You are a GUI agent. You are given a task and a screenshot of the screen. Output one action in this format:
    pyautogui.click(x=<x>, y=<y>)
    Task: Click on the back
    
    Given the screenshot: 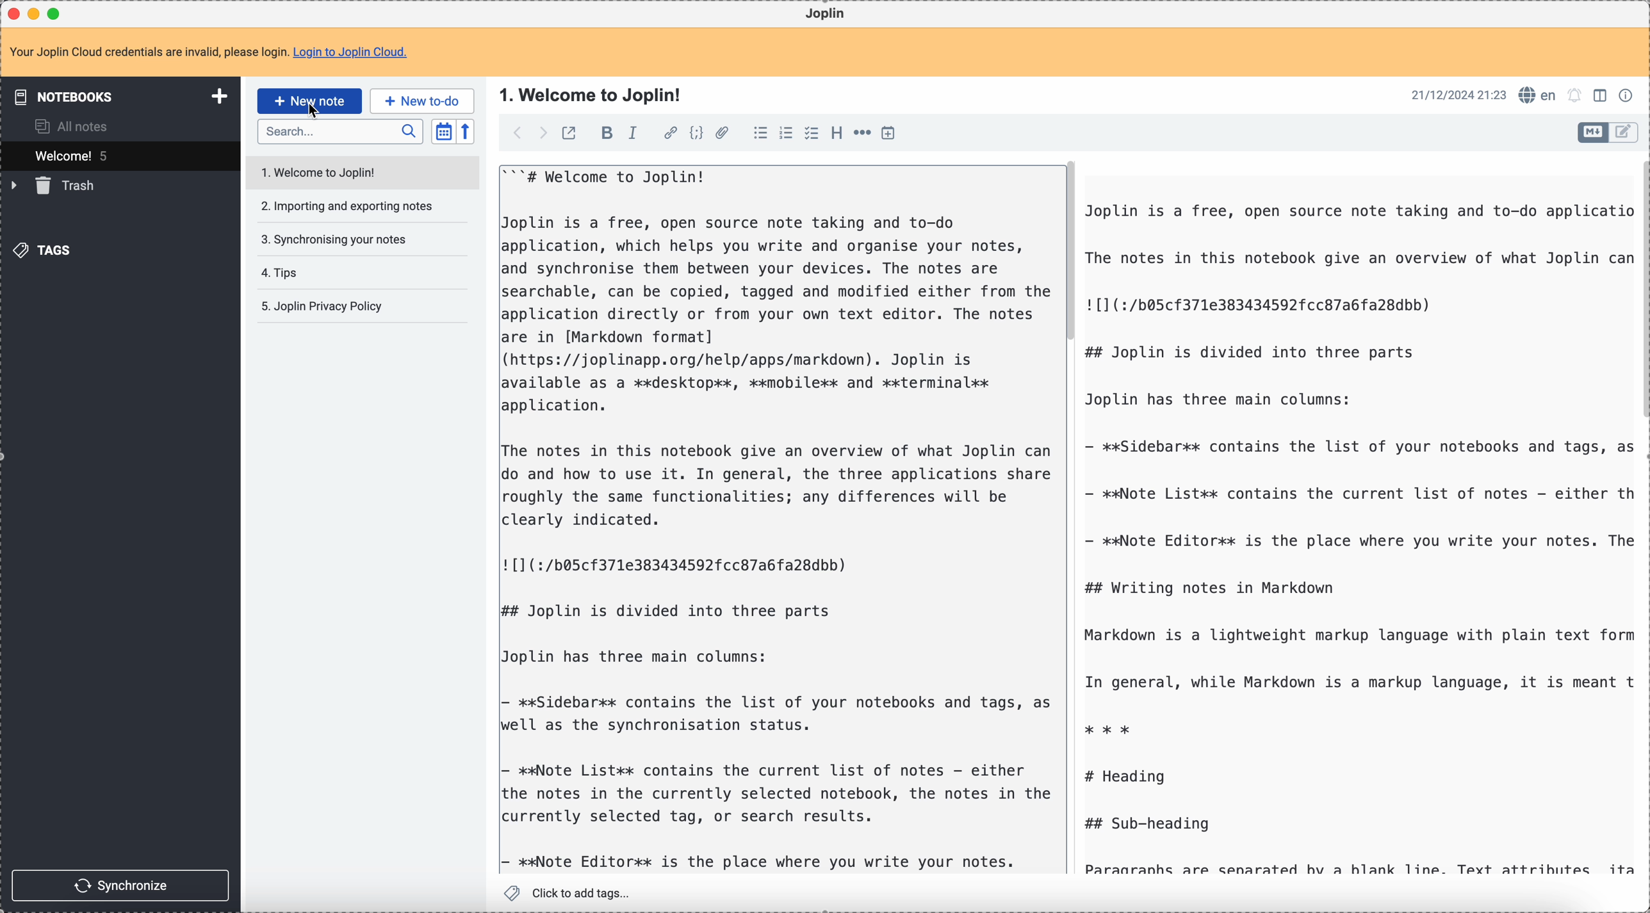 What is the action you would take?
    pyautogui.click(x=519, y=133)
    